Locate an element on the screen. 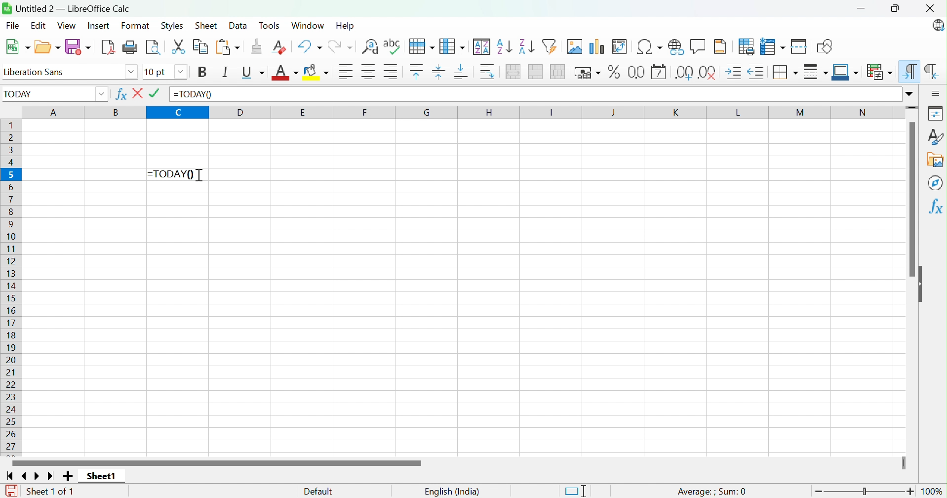 This screenshot has height=498, width=947. Untitled 2 - LibreOffice Calc is located at coordinates (66, 8).